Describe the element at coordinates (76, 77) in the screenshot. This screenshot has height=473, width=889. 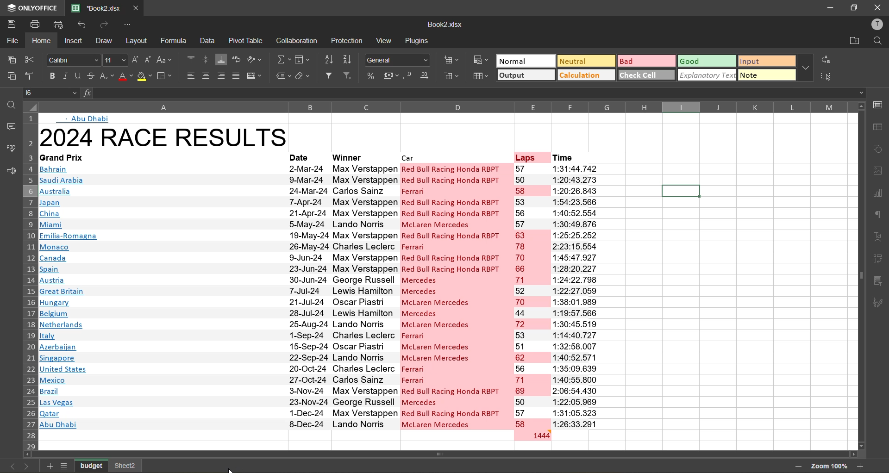
I see `underline` at that location.